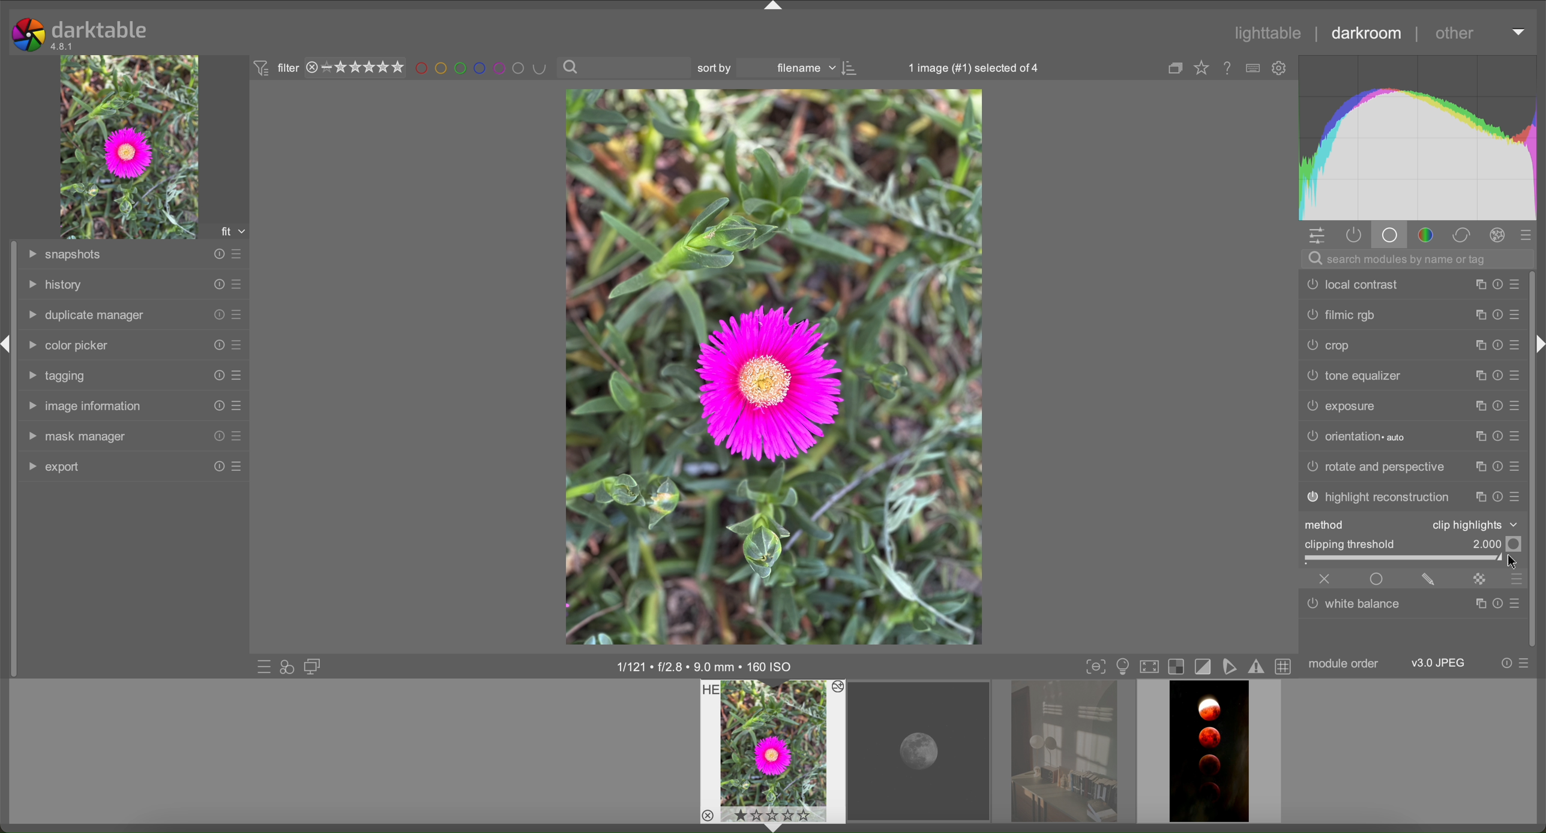  Describe the element at coordinates (77, 437) in the screenshot. I see `mask manager tab` at that location.